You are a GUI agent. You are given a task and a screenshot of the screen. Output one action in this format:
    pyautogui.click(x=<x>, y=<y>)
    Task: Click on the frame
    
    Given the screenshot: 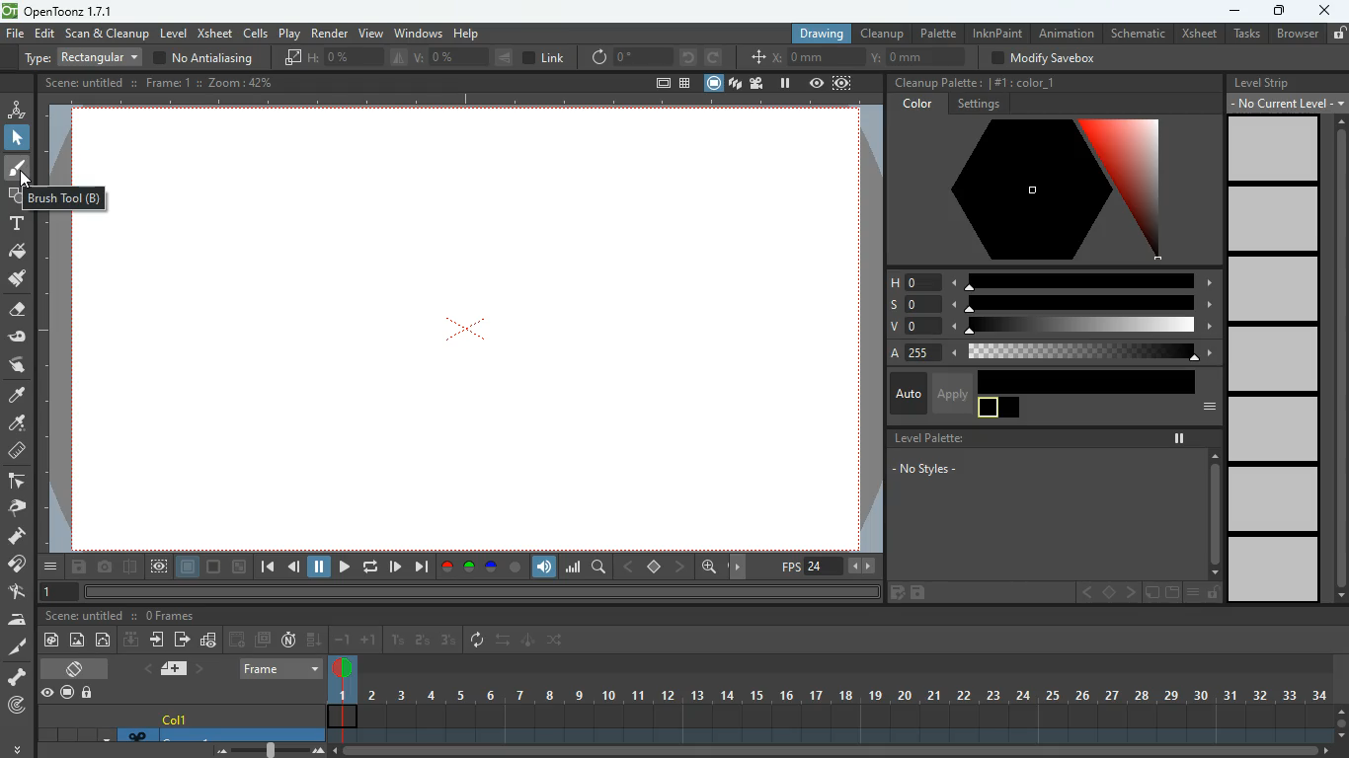 What is the action you would take?
    pyautogui.click(x=843, y=83)
    